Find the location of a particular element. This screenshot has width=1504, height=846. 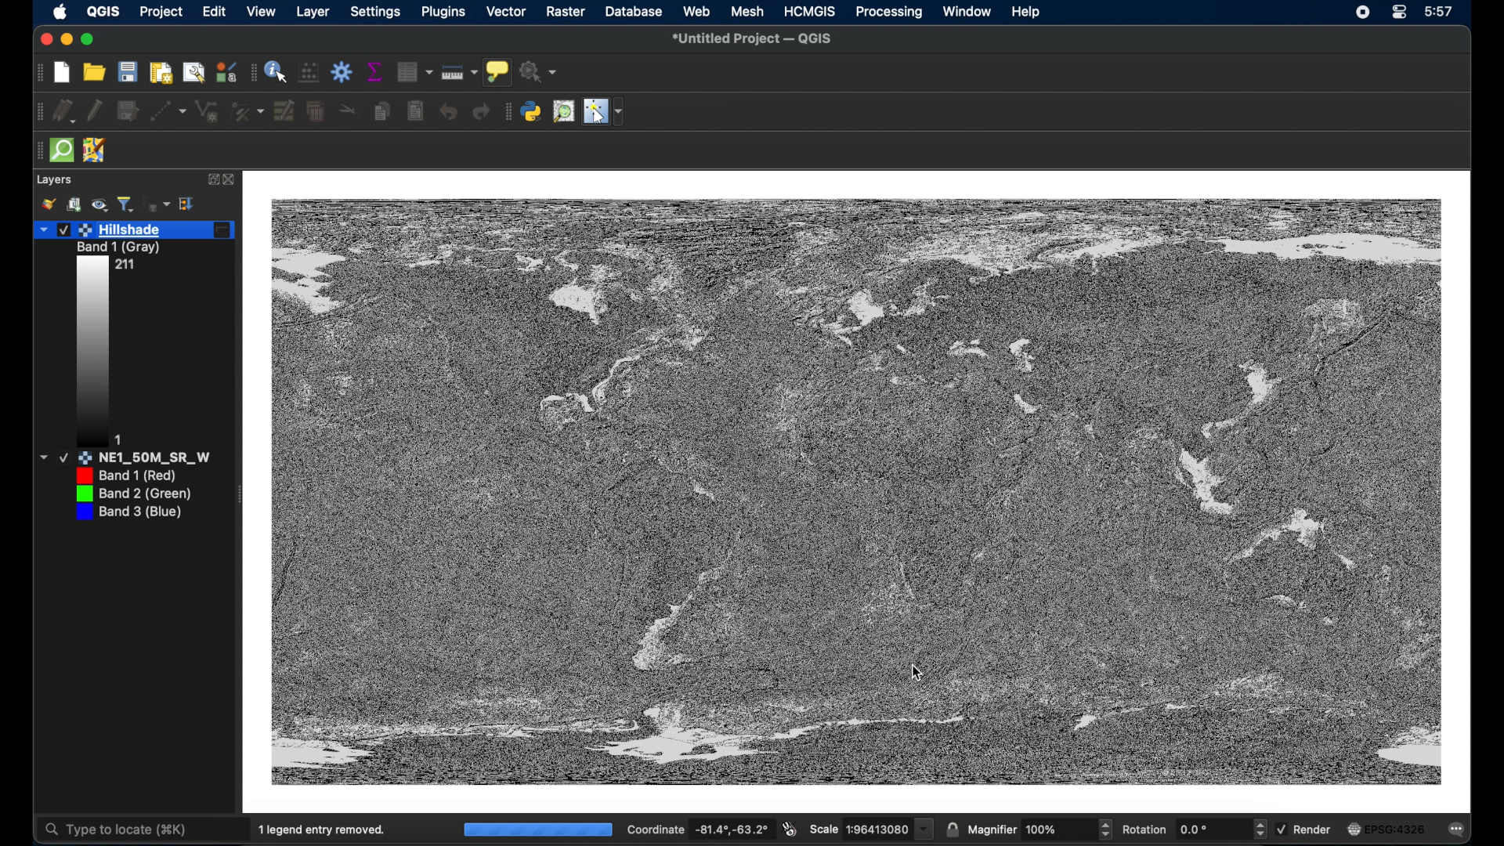

lock scale is located at coordinates (952, 830).